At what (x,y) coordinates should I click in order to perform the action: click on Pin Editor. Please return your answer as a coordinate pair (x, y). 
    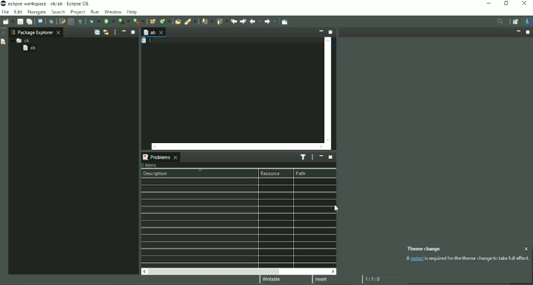
    Looking at the image, I should click on (286, 21).